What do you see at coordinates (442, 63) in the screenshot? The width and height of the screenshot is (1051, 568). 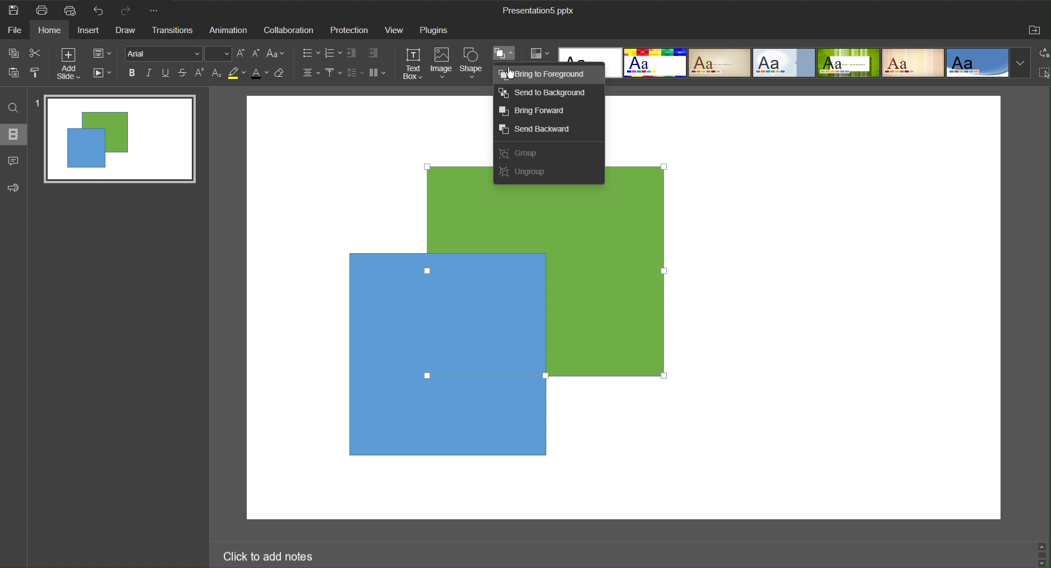 I see `Image` at bounding box center [442, 63].